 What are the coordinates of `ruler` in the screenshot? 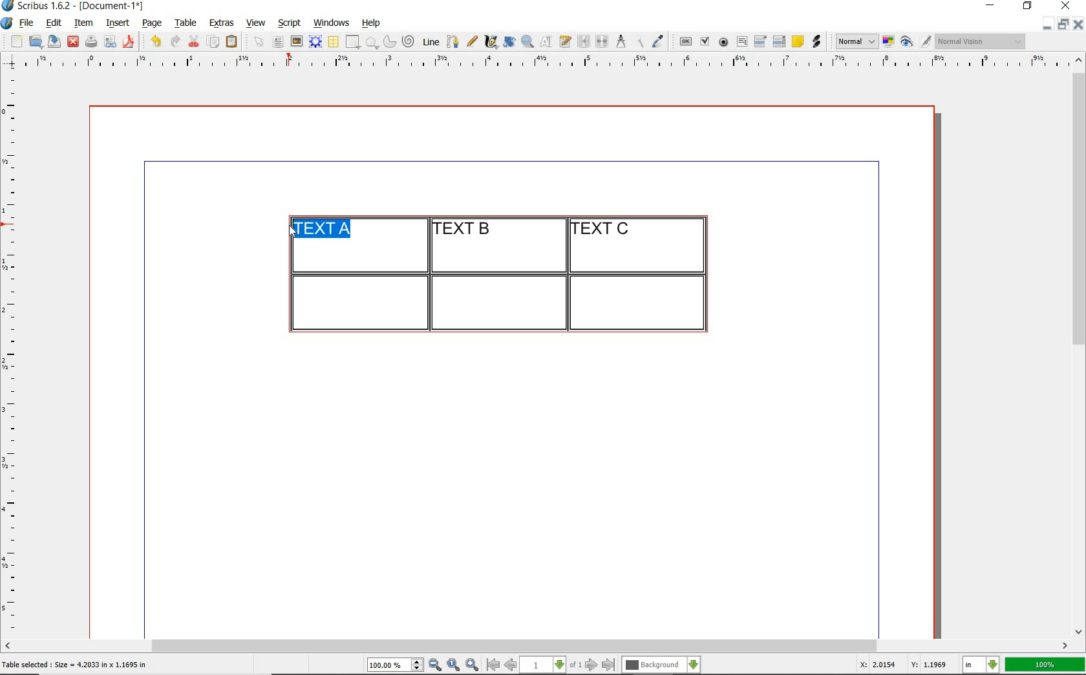 It's located at (14, 353).